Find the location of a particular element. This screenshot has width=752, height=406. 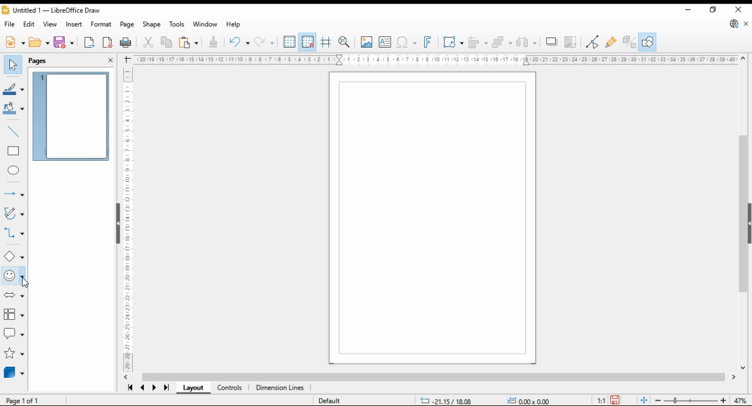

toggle extrusions is located at coordinates (629, 42).